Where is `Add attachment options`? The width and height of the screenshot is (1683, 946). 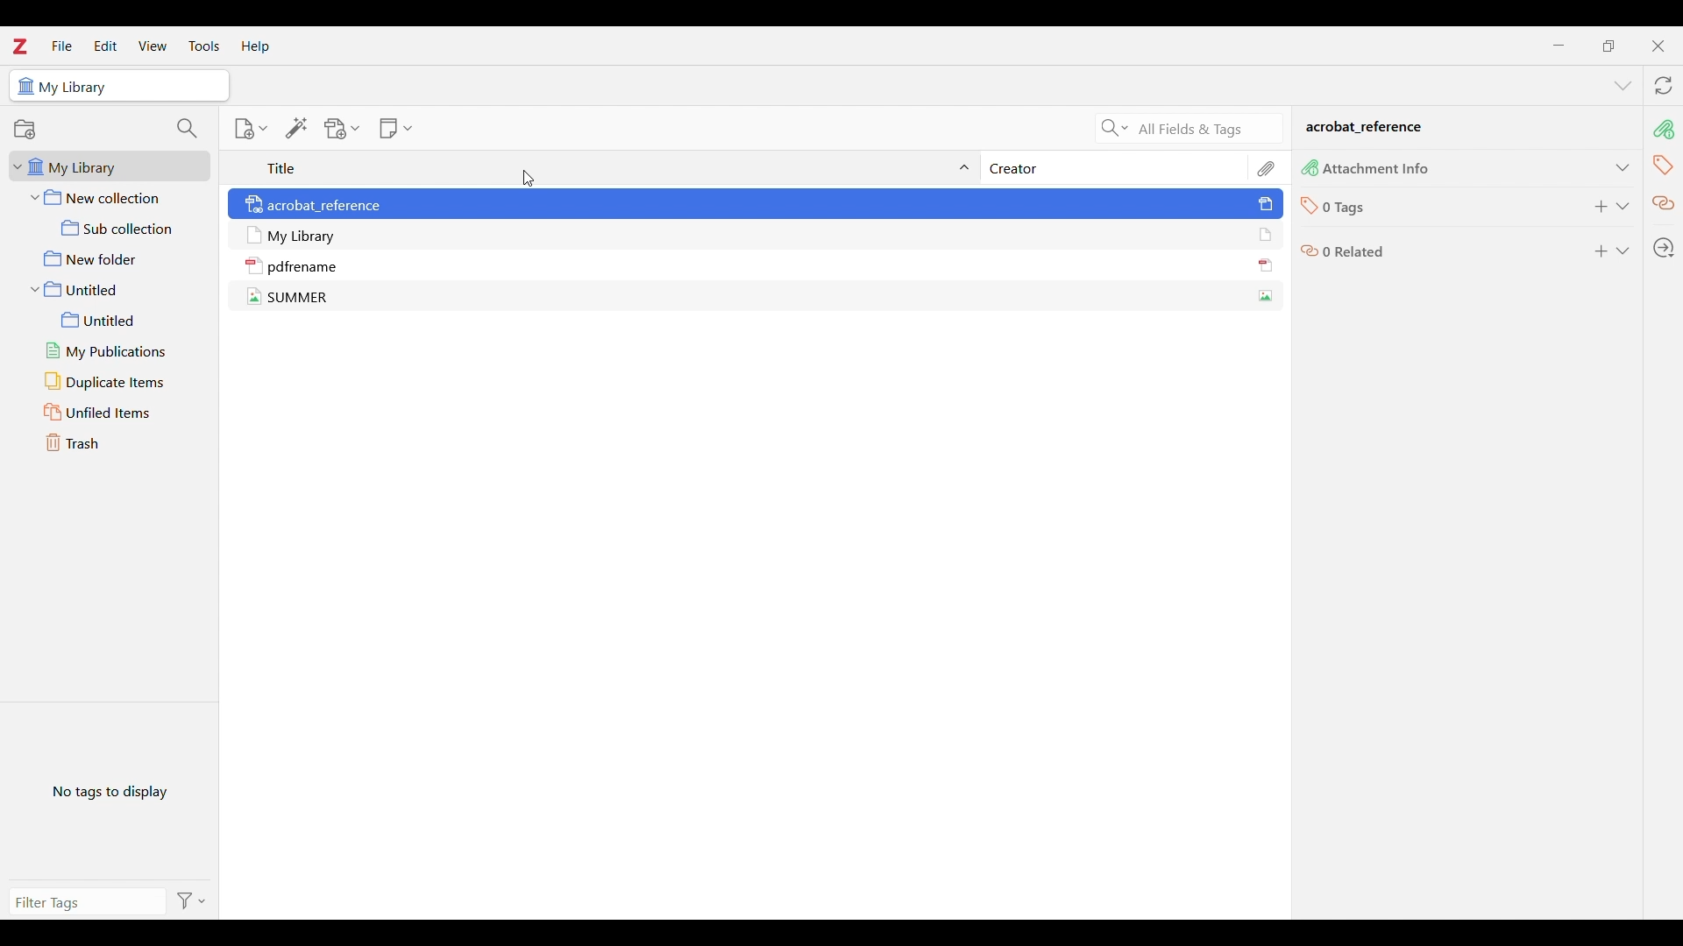
Add attachment options is located at coordinates (342, 129).